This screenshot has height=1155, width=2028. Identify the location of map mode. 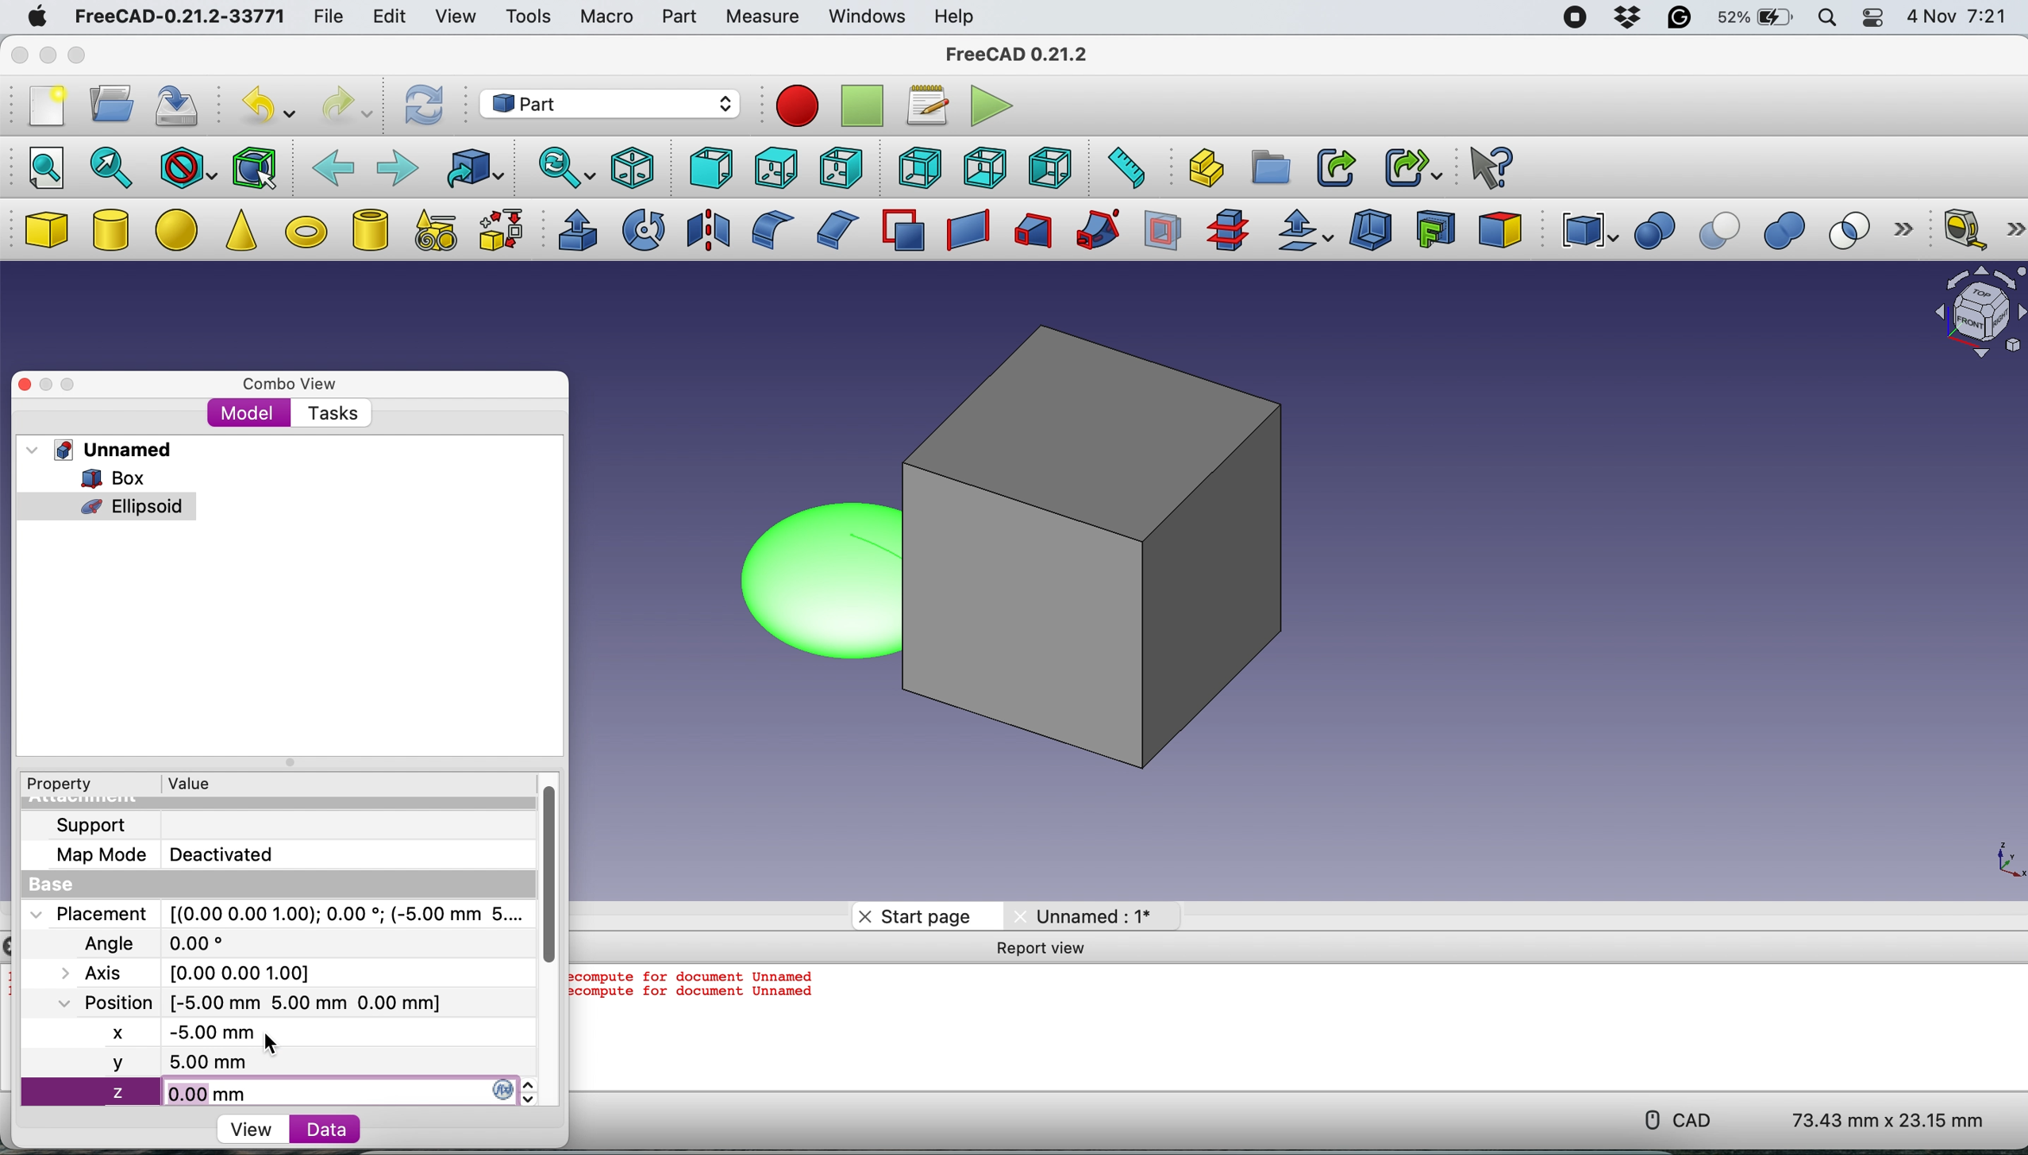
(95, 858).